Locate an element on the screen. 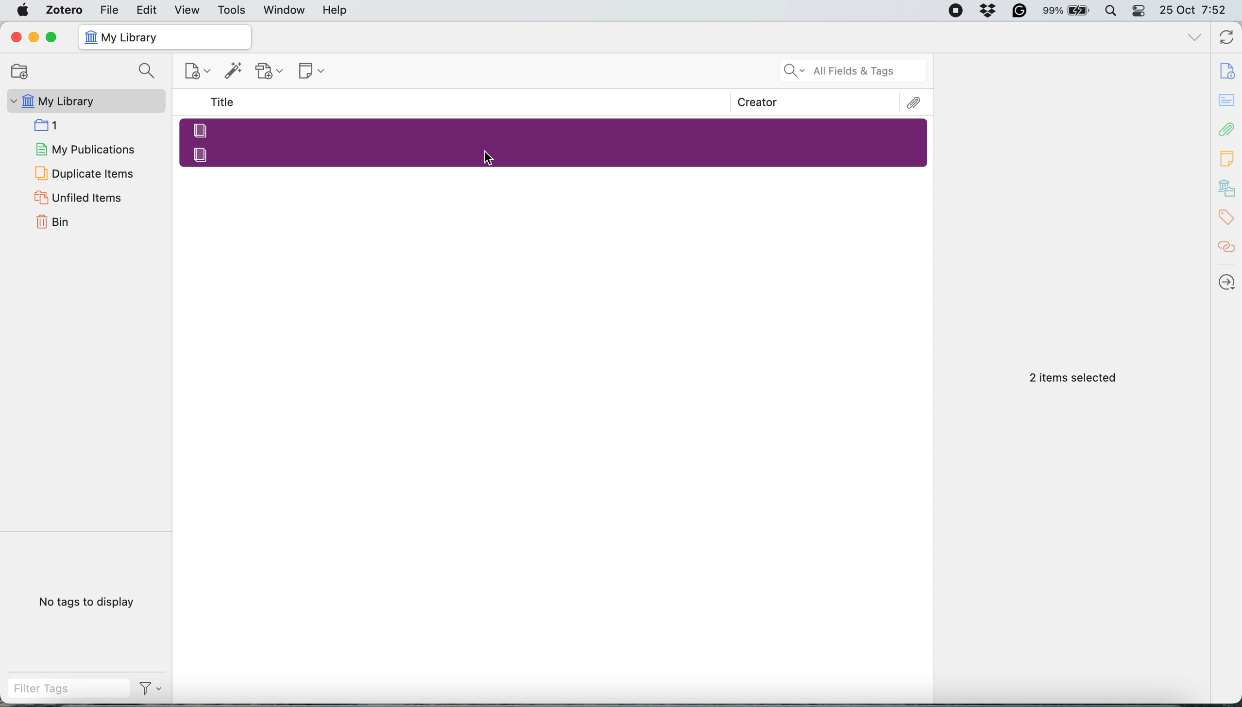  Screen recording is located at coordinates (955, 11).